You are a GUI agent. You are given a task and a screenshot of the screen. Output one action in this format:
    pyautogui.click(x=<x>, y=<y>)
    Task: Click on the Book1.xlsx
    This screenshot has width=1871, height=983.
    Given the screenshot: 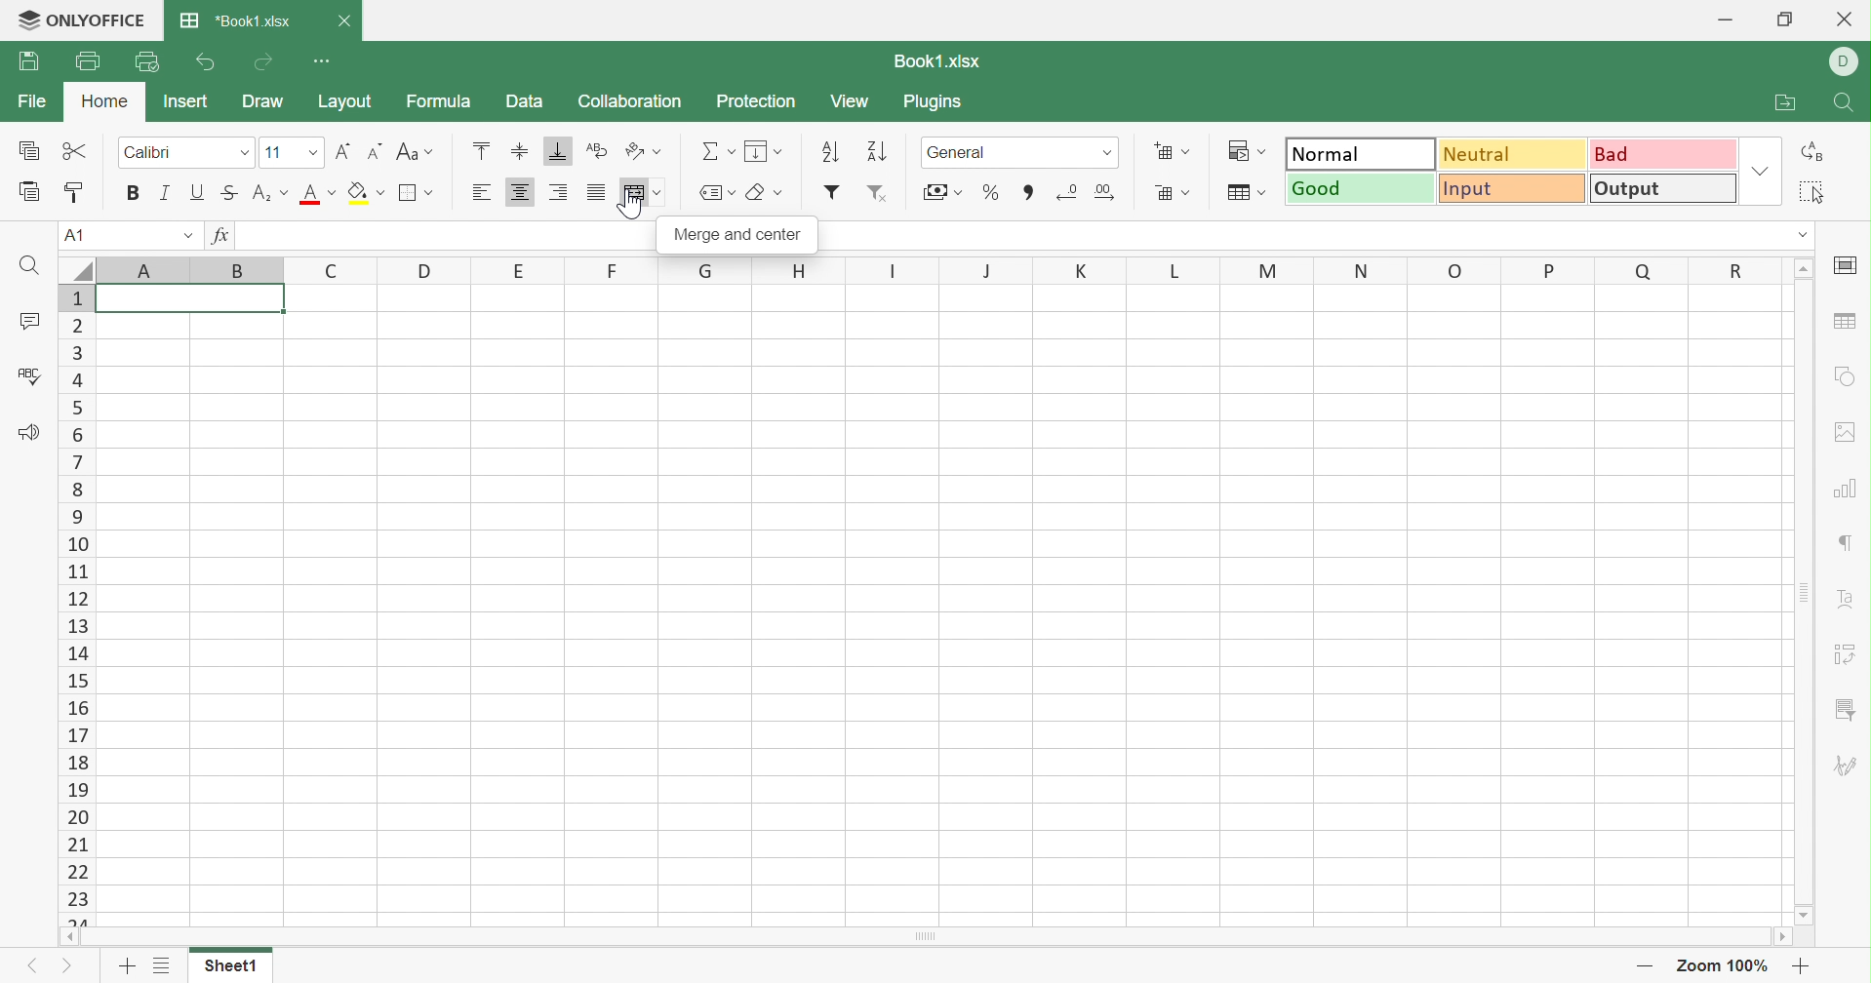 What is the action you would take?
    pyautogui.click(x=937, y=62)
    